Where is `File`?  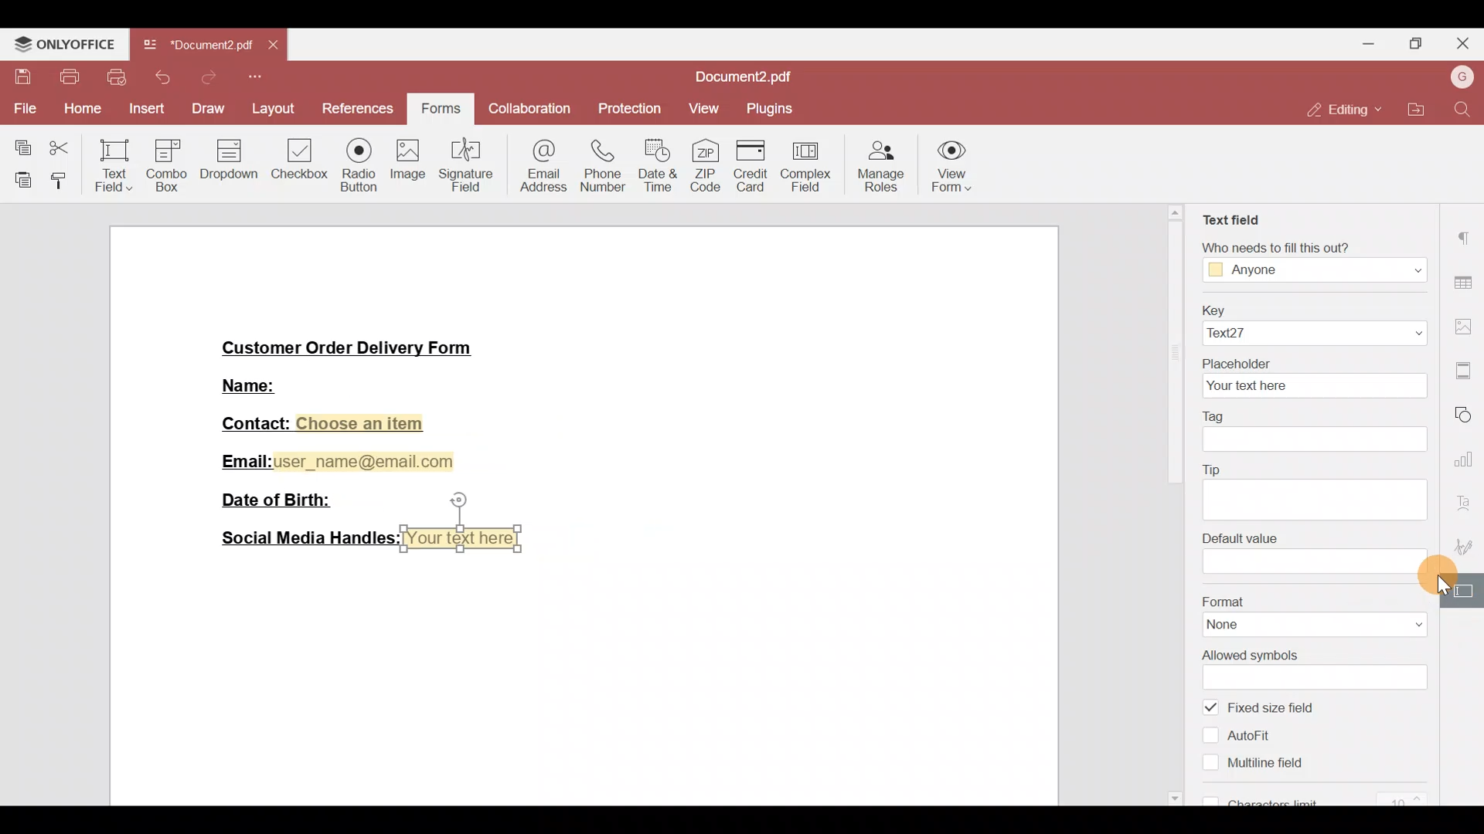
File is located at coordinates (24, 108).